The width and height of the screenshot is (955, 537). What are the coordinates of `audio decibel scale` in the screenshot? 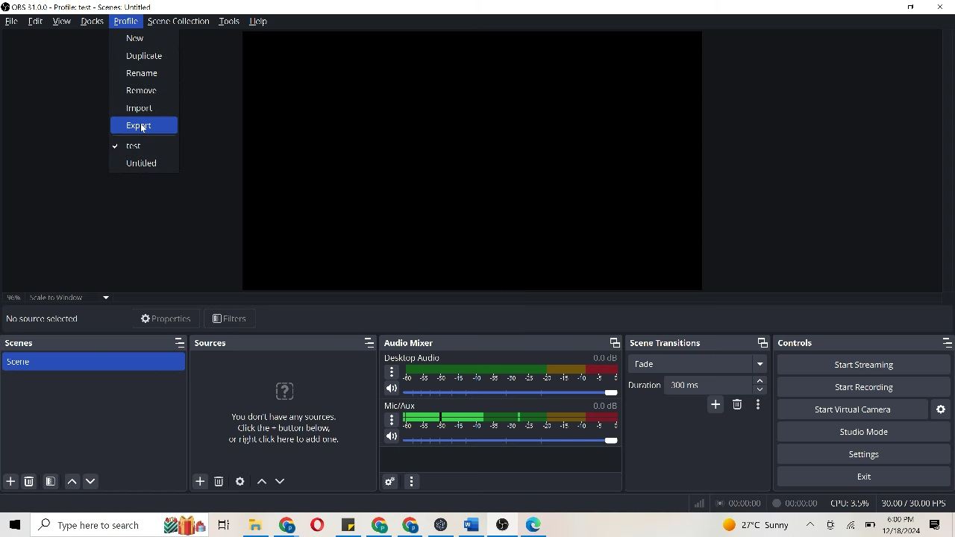 It's located at (513, 421).